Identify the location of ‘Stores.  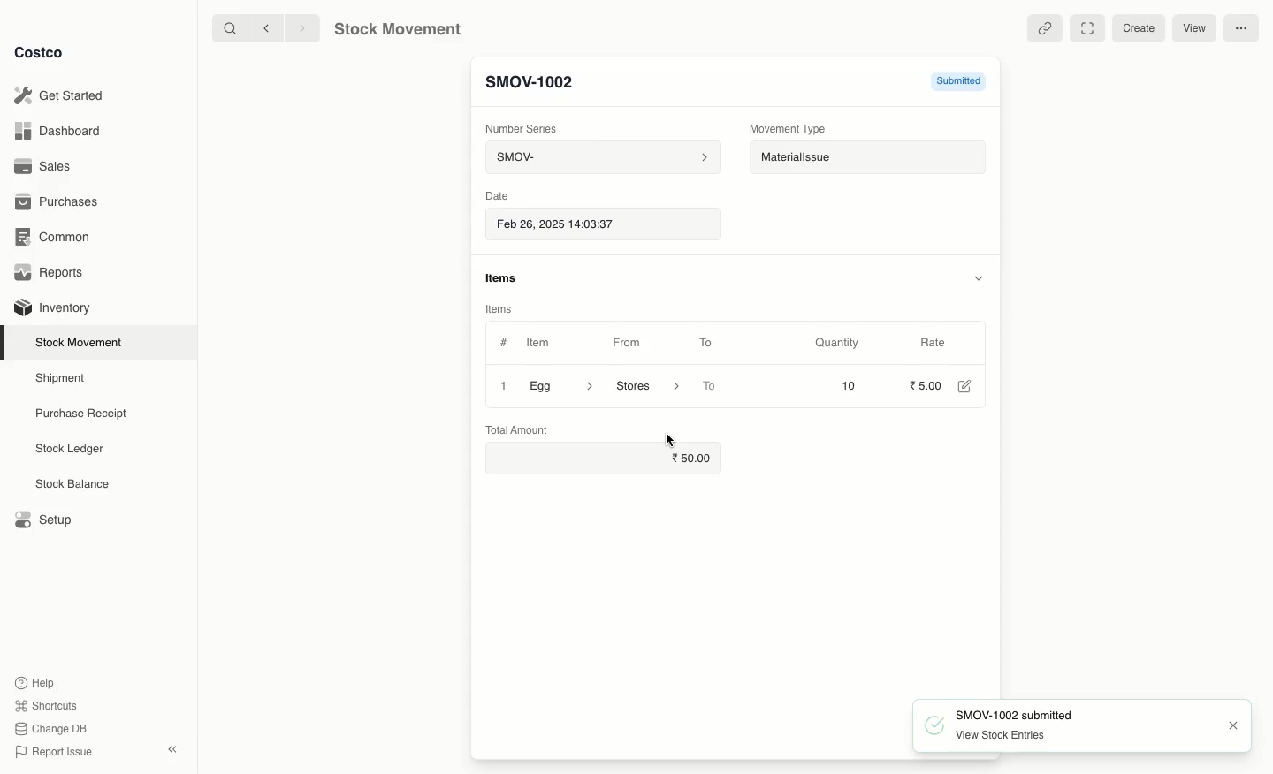
(645, 384).